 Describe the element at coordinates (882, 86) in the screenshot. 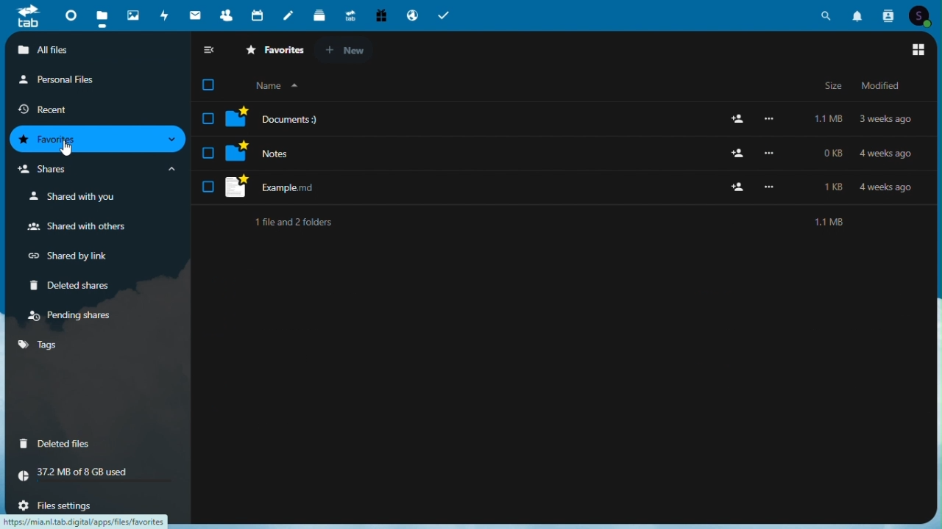

I see `Modified` at that location.